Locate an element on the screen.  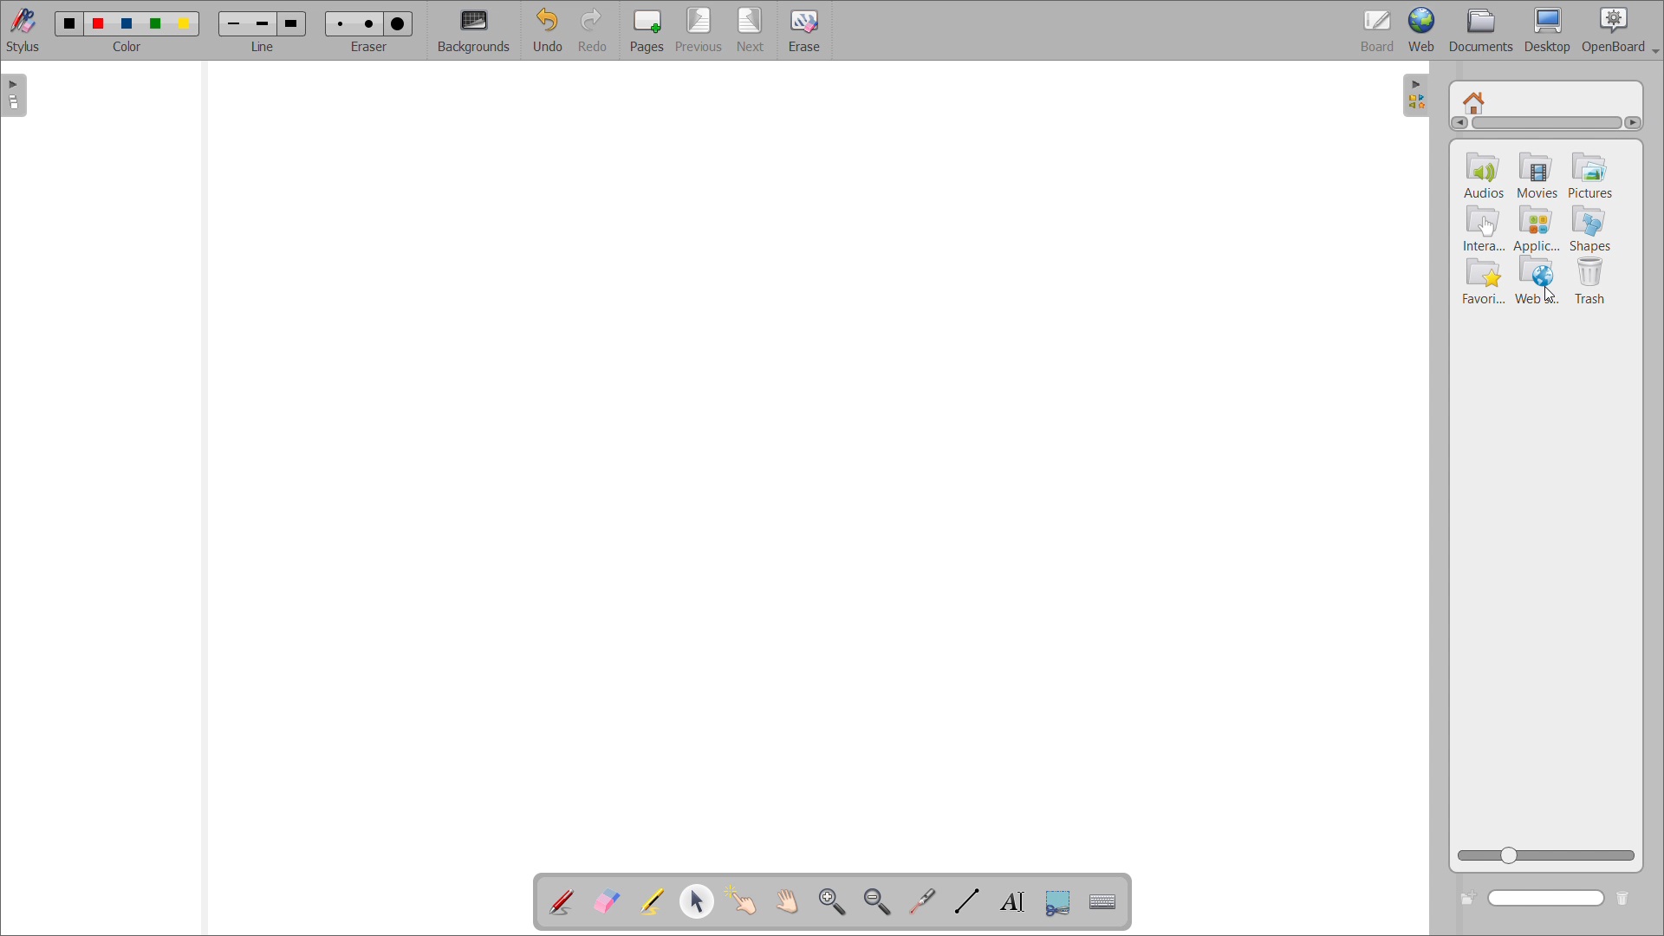
shapes is located at coordinates (1593, 229).